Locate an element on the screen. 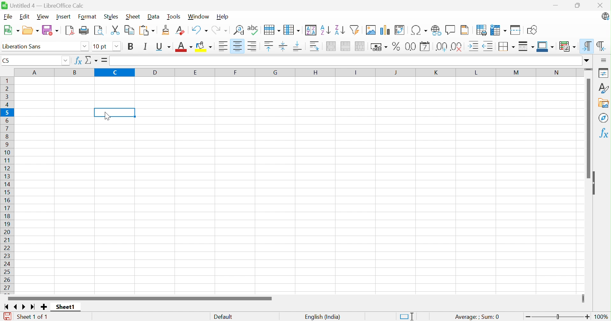 The width and height of the screenshot is (611, 321). Minimize is located at coordinates (555, 5).